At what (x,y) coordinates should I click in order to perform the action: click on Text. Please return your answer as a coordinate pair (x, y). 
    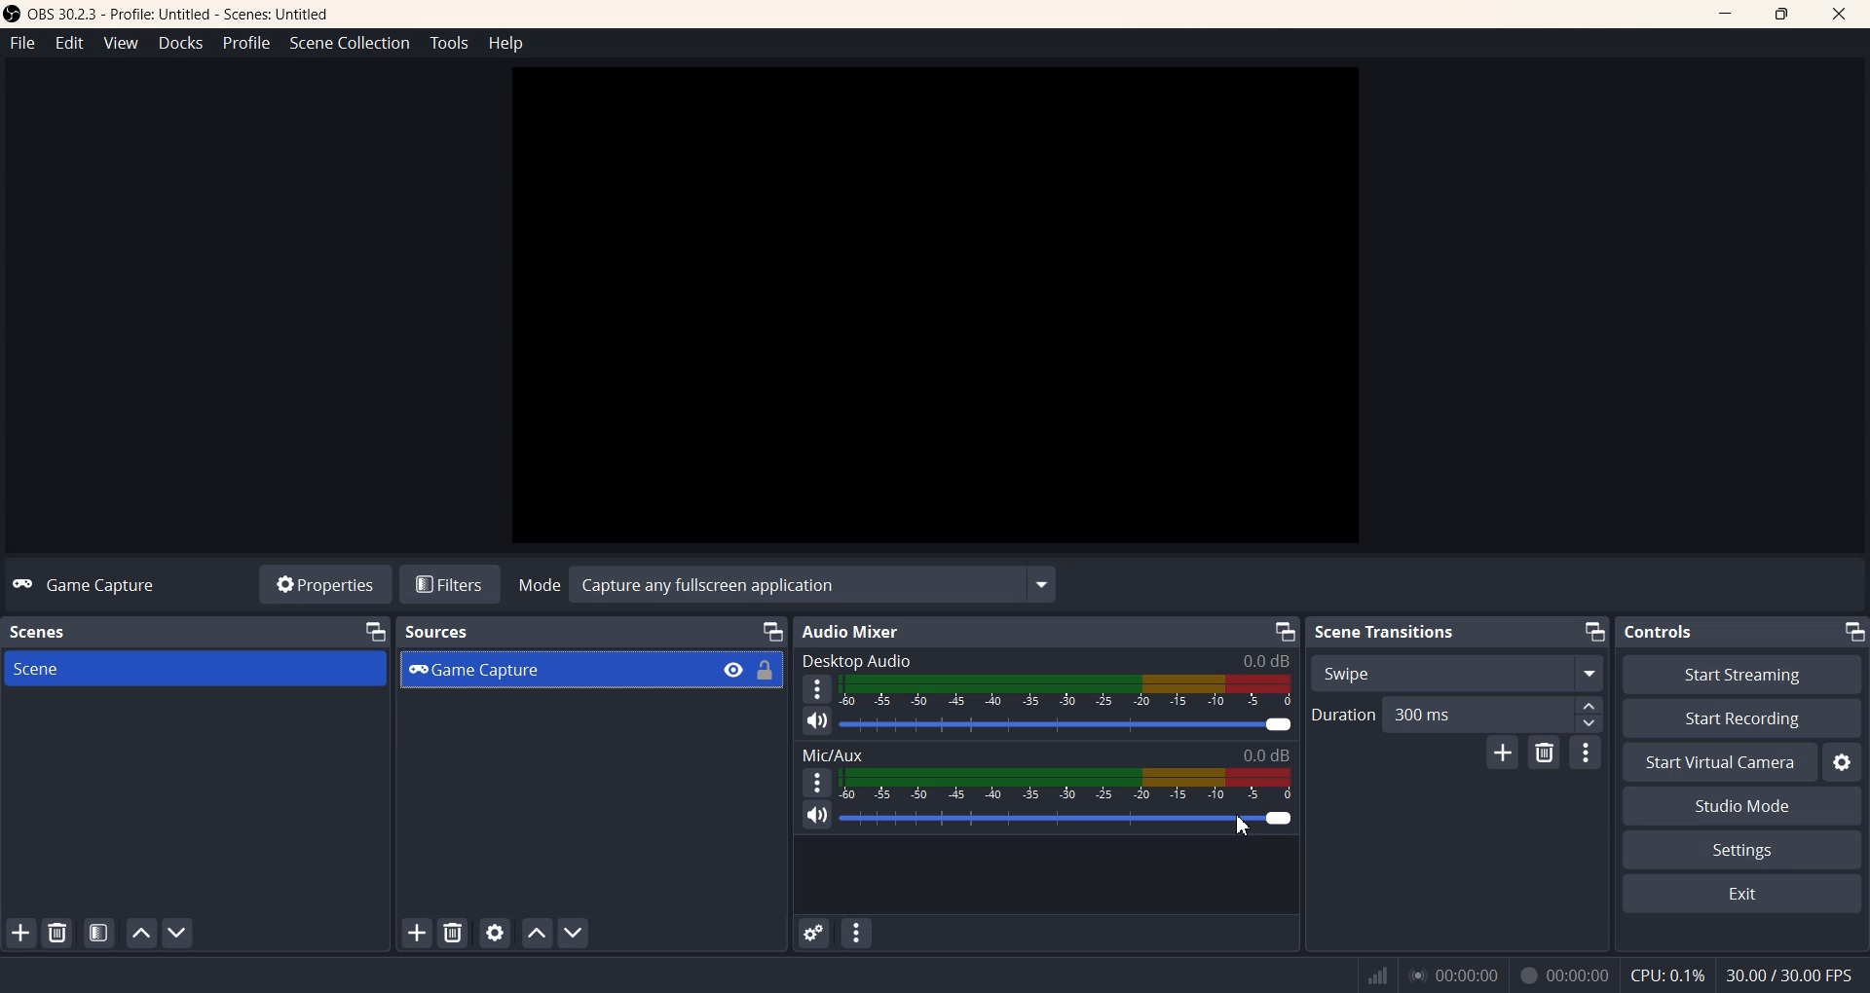
    Looking at the image, I should click on (1387, 633).